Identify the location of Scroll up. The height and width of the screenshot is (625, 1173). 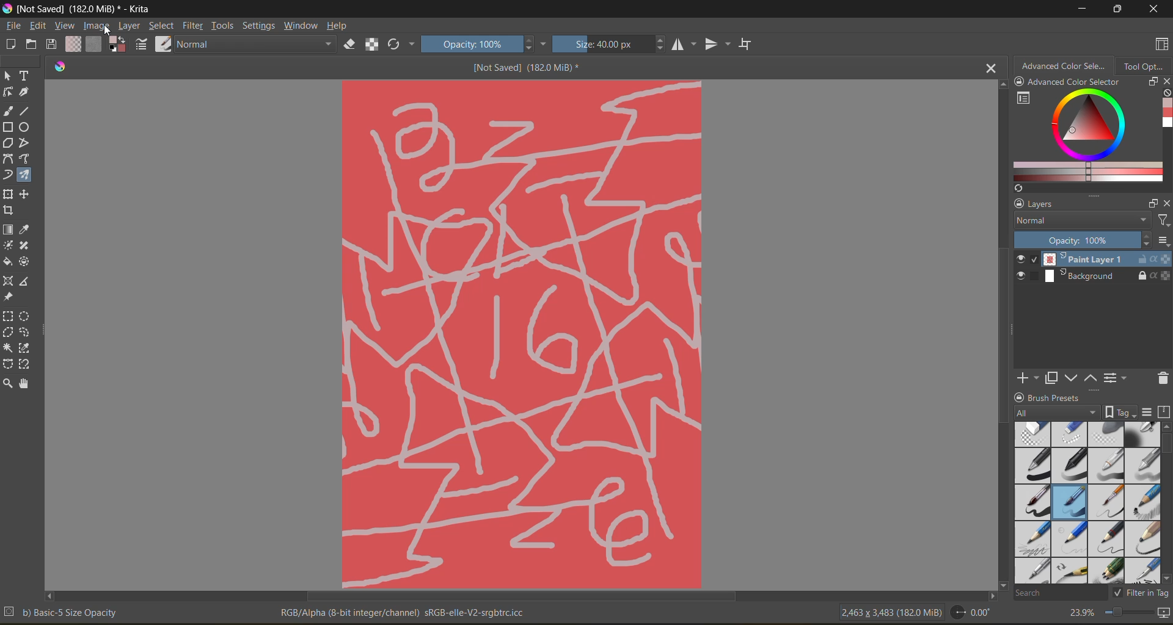
(1001, 85).